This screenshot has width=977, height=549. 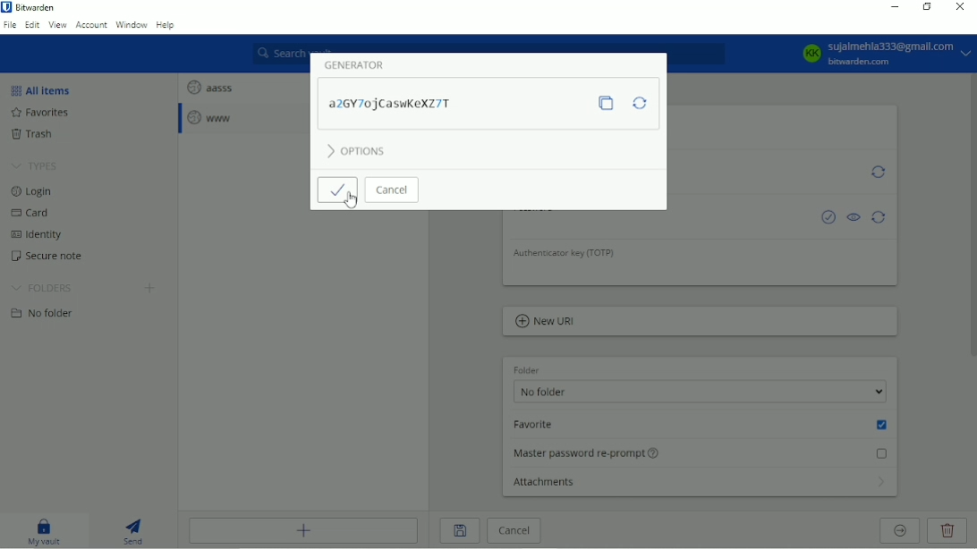 What do you see at coordinates (132, 25) in the screenshot?
I see `Window` at bounding box center [132, 25].